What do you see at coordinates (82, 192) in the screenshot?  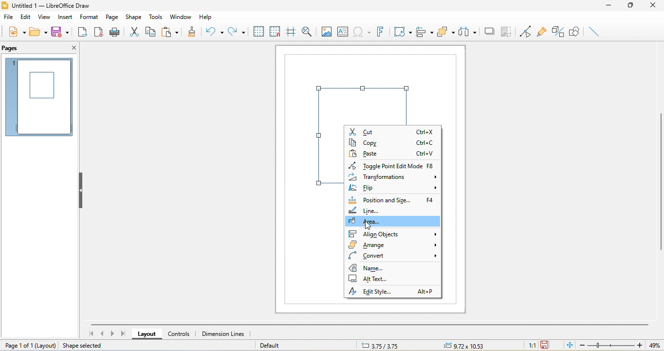 I see `hide` at bounding box center [82, 192].